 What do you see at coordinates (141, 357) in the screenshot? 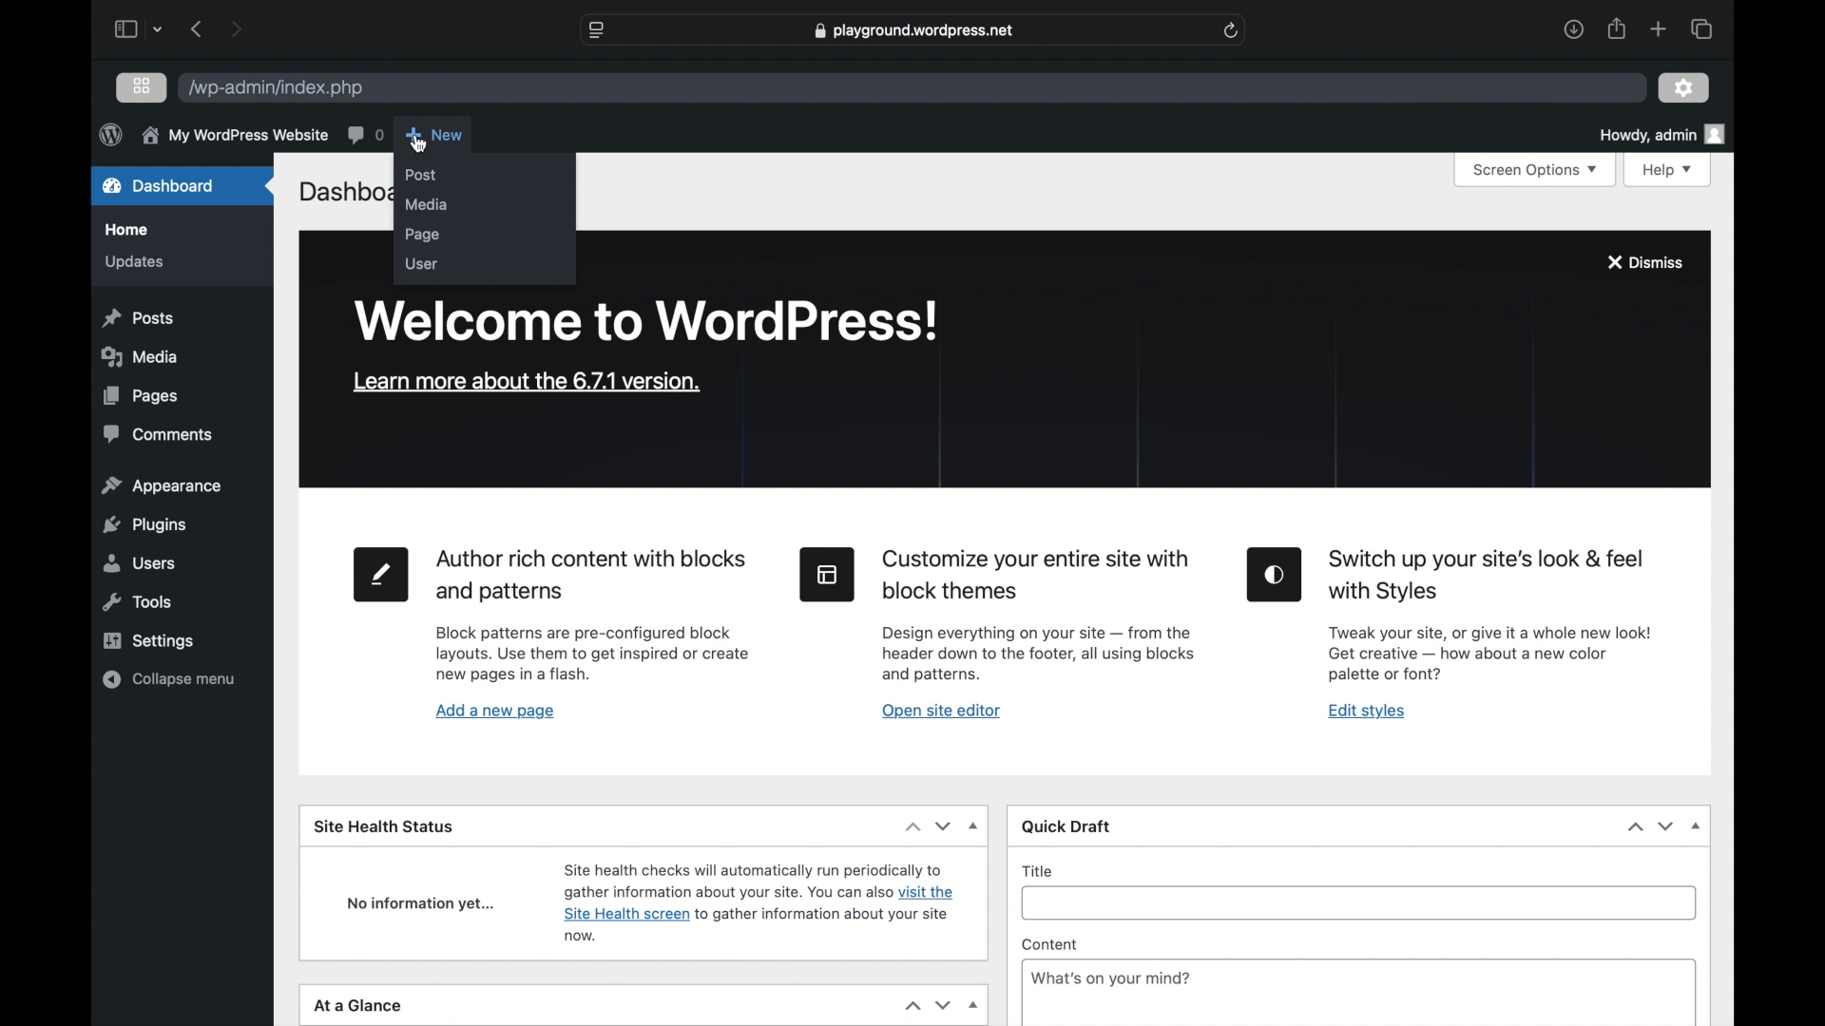
I see `media` at bounding box center [141, 357].